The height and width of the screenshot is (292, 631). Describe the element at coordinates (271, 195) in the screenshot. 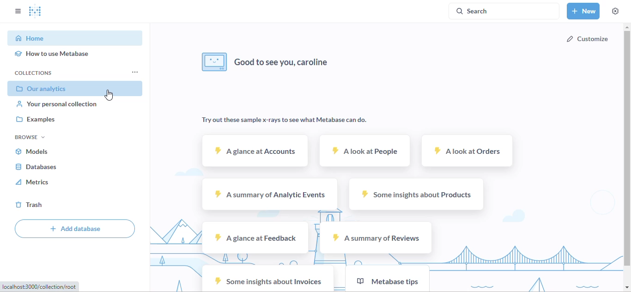

I see `a summary of analytic events` at that location.